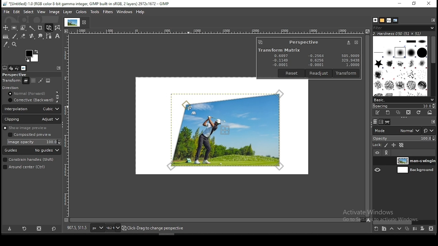 This screenshot has height=246, width=438. Describe the element at coordinates (352, 65) in the screenshot. I see `1.000` at that location.